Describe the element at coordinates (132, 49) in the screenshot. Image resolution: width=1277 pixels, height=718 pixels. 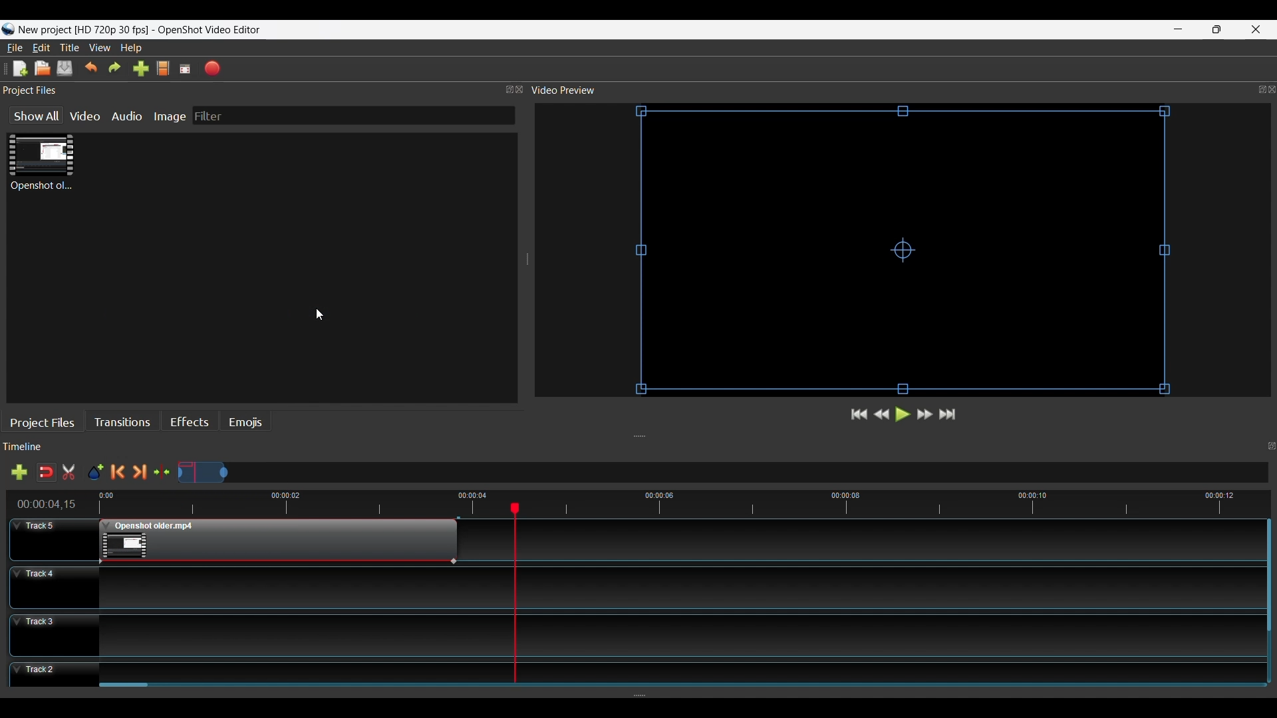
I see `Help` at that location.